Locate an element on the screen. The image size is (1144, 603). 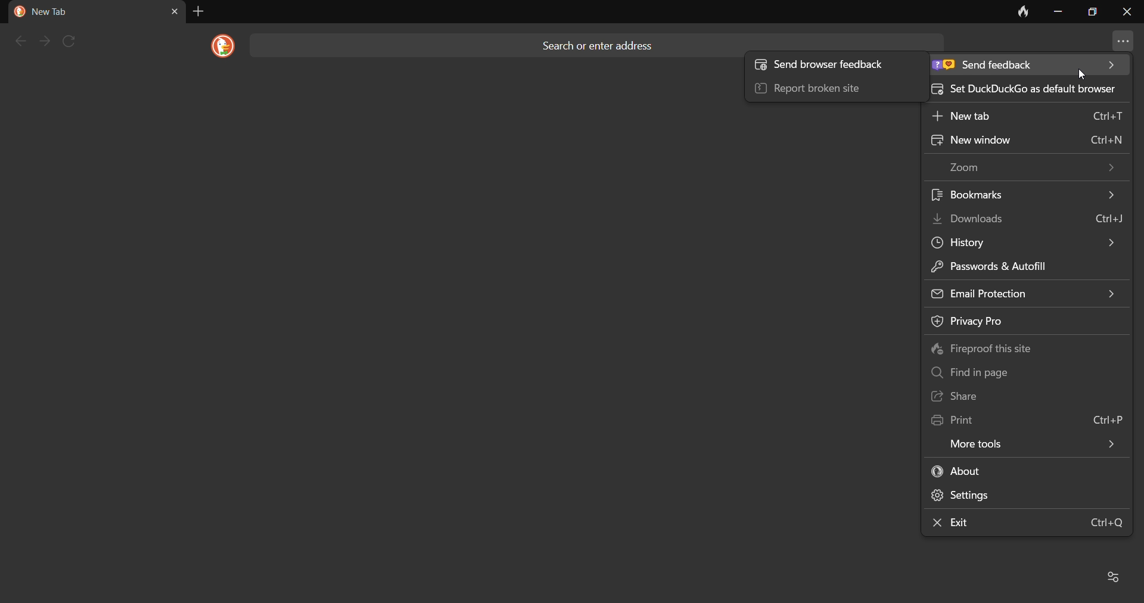
new window is located at coordinates (1023, 140).